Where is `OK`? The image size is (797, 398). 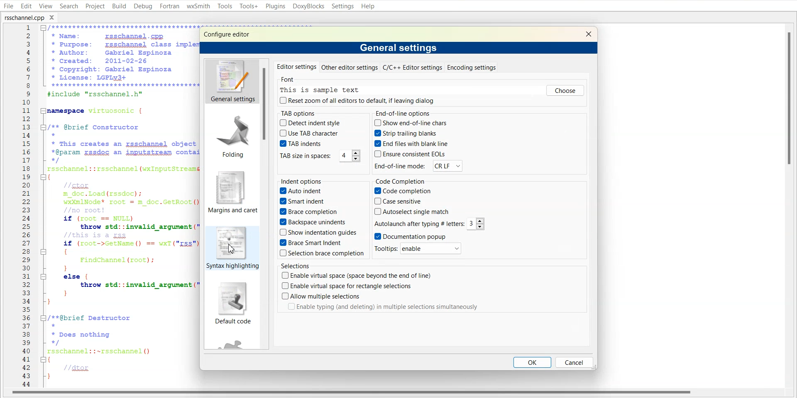
OK is located at coordinates (533, 362).